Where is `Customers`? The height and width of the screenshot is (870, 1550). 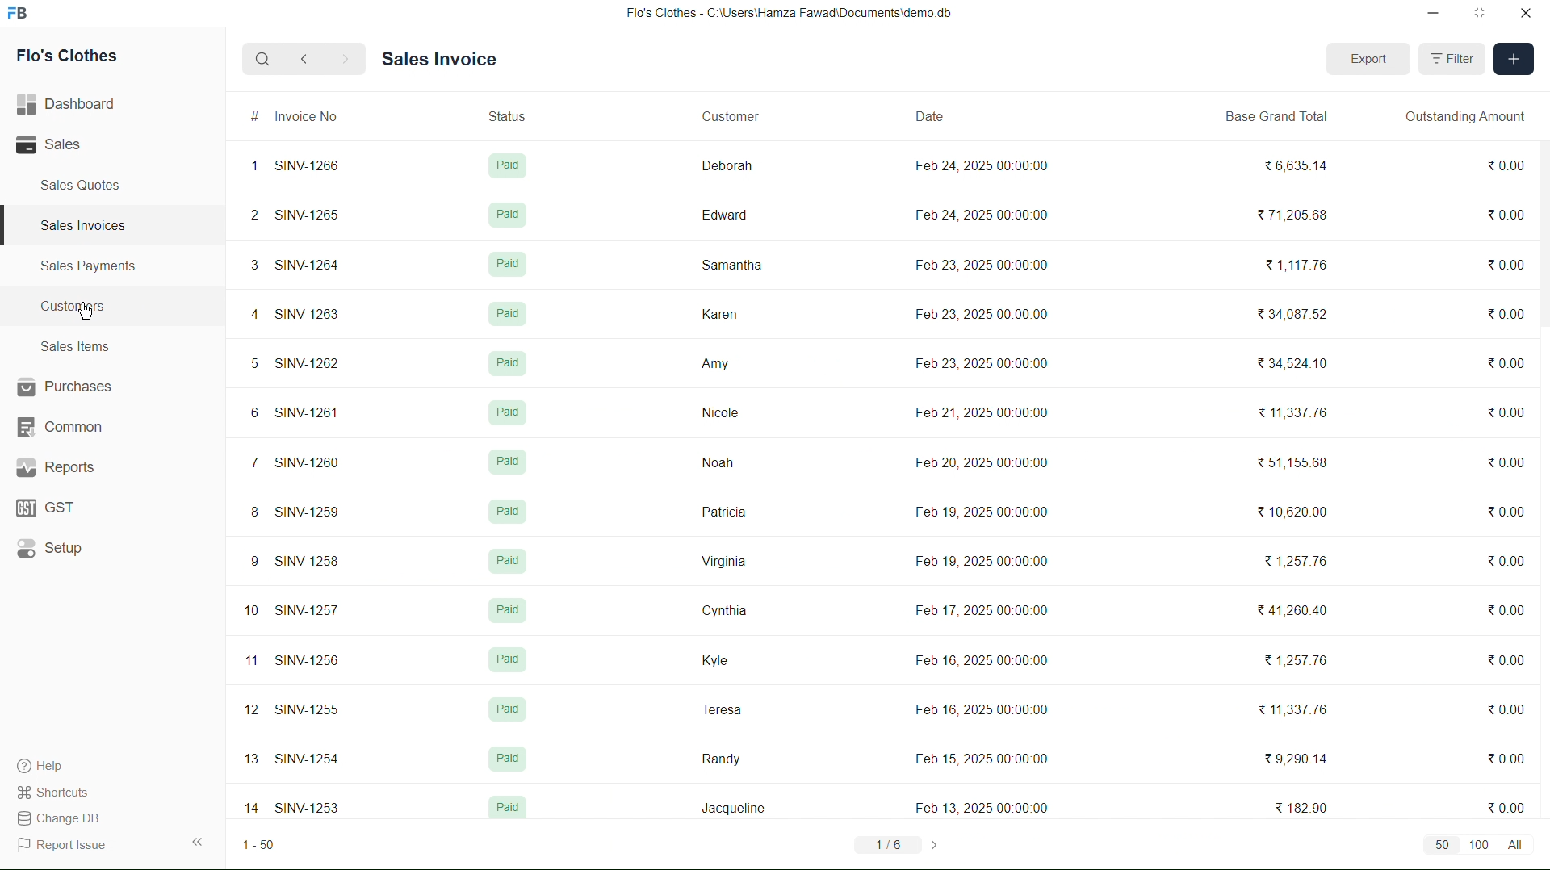
Customers is located at coordinates (78, 307).